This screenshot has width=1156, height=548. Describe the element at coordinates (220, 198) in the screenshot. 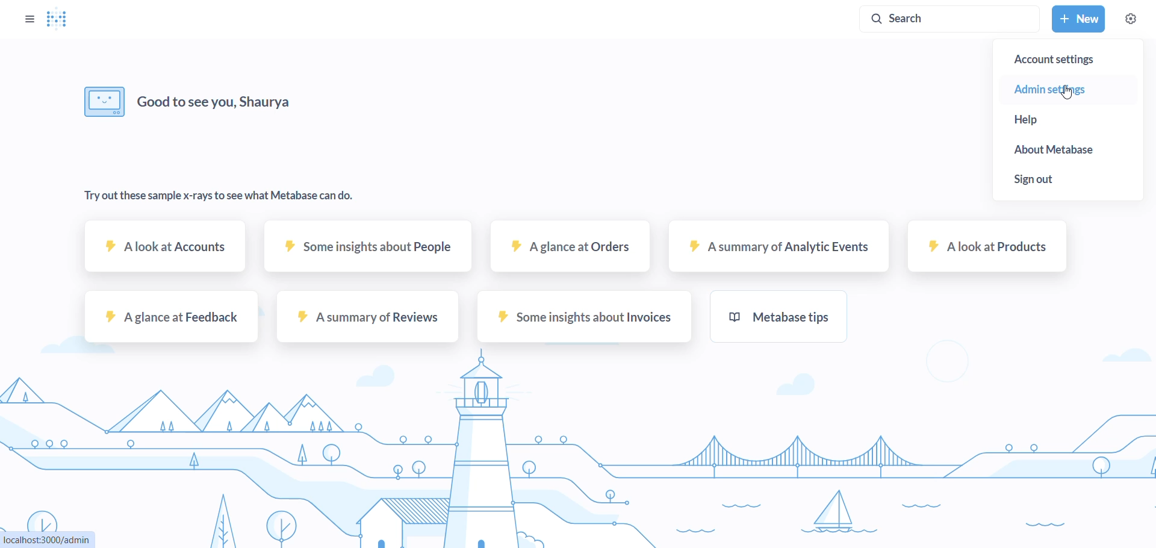

I see `Try out these sample x-rays to see what Metabase can do.` at that location.